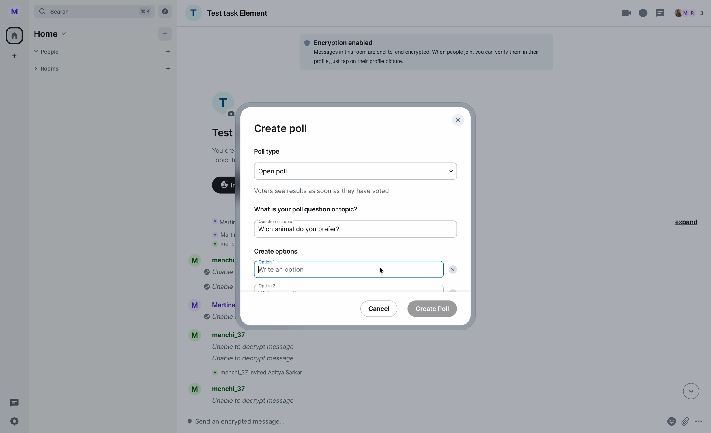 This screenshot has width=711, height=433. I want to click on create options, so click(276, 252).